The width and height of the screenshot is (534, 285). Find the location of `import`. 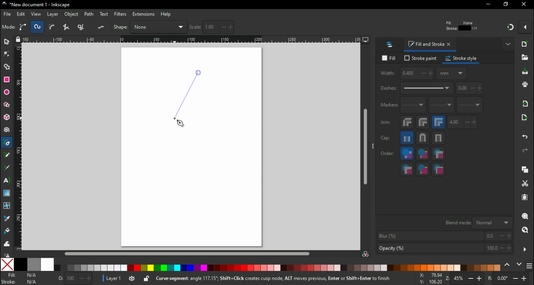

import is located at coordinates (526, 105).